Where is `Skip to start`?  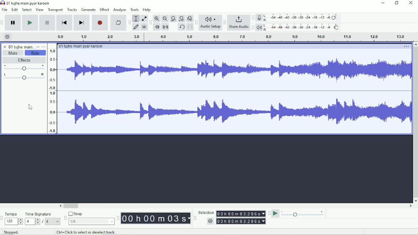 Skip to start is located at coordinates (64, 23).